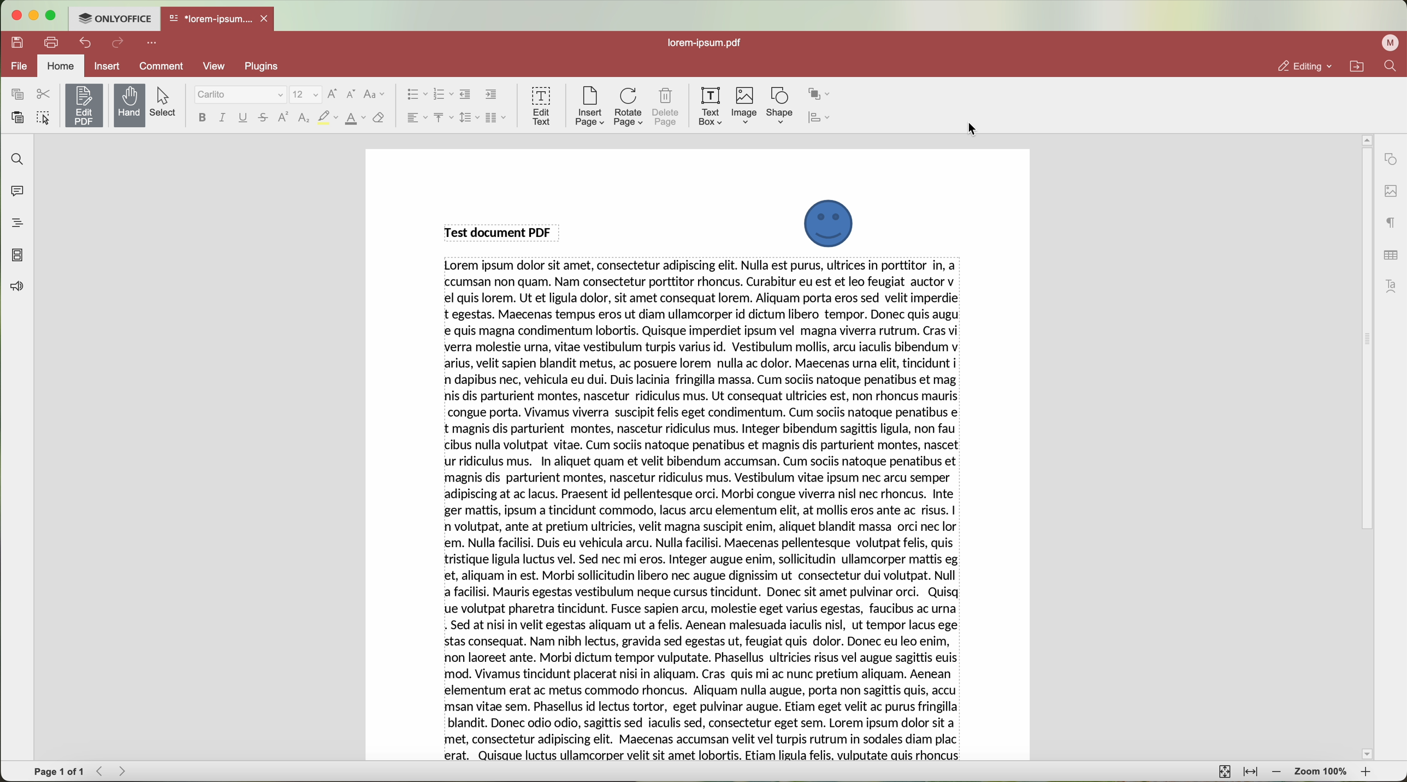 This screenshot has width=1407, height=782. What do you see at coordinates (973, 131) in the screenshot?
I see `cursor` at bounding box center [973, 131].